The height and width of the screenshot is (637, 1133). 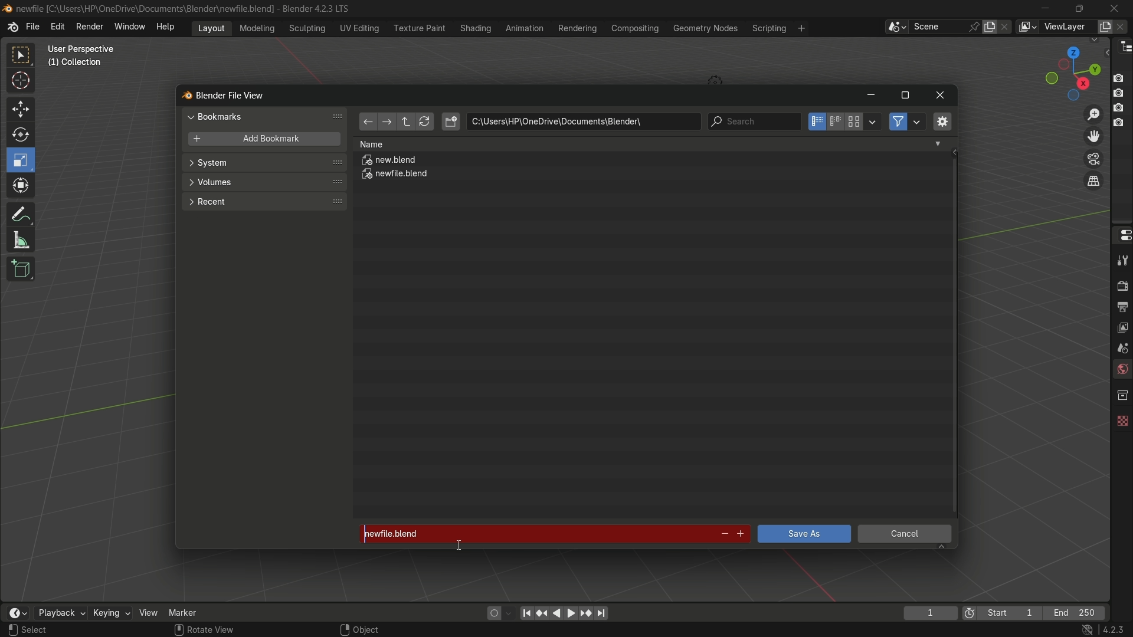 What do you see at coordinates (754, 122) in the screenshot?
I see `search bar` at bounding box center [754, 122].